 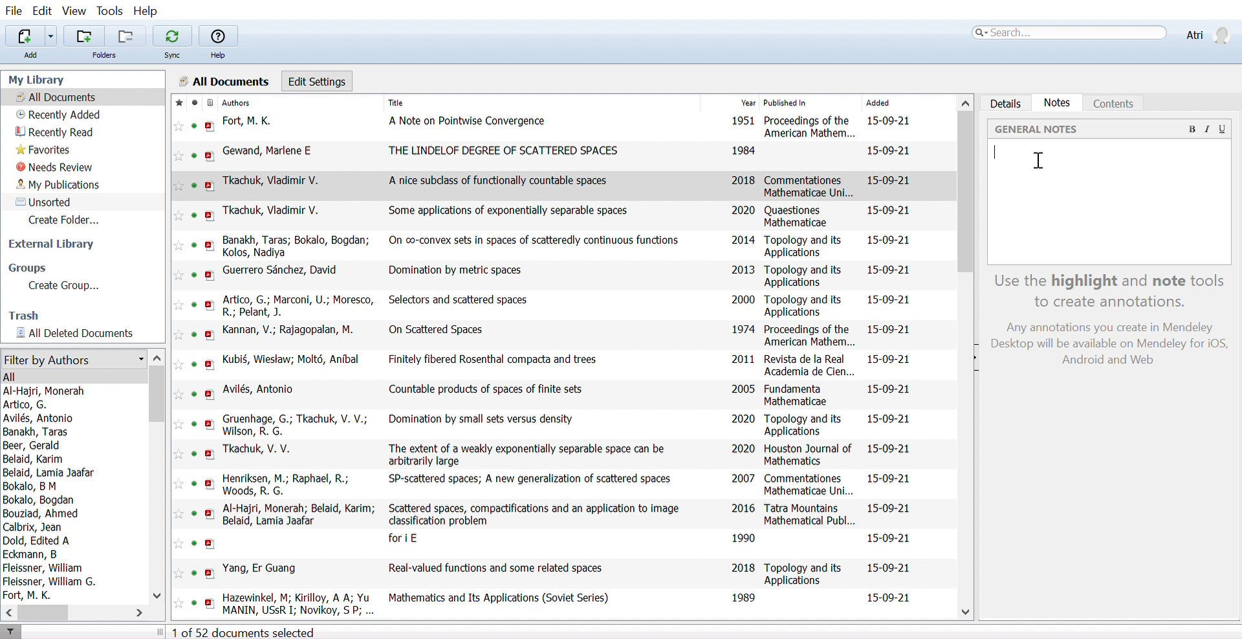 I want to click on Commentationes Mathematicae Uni..., so click(x=809, y=188).